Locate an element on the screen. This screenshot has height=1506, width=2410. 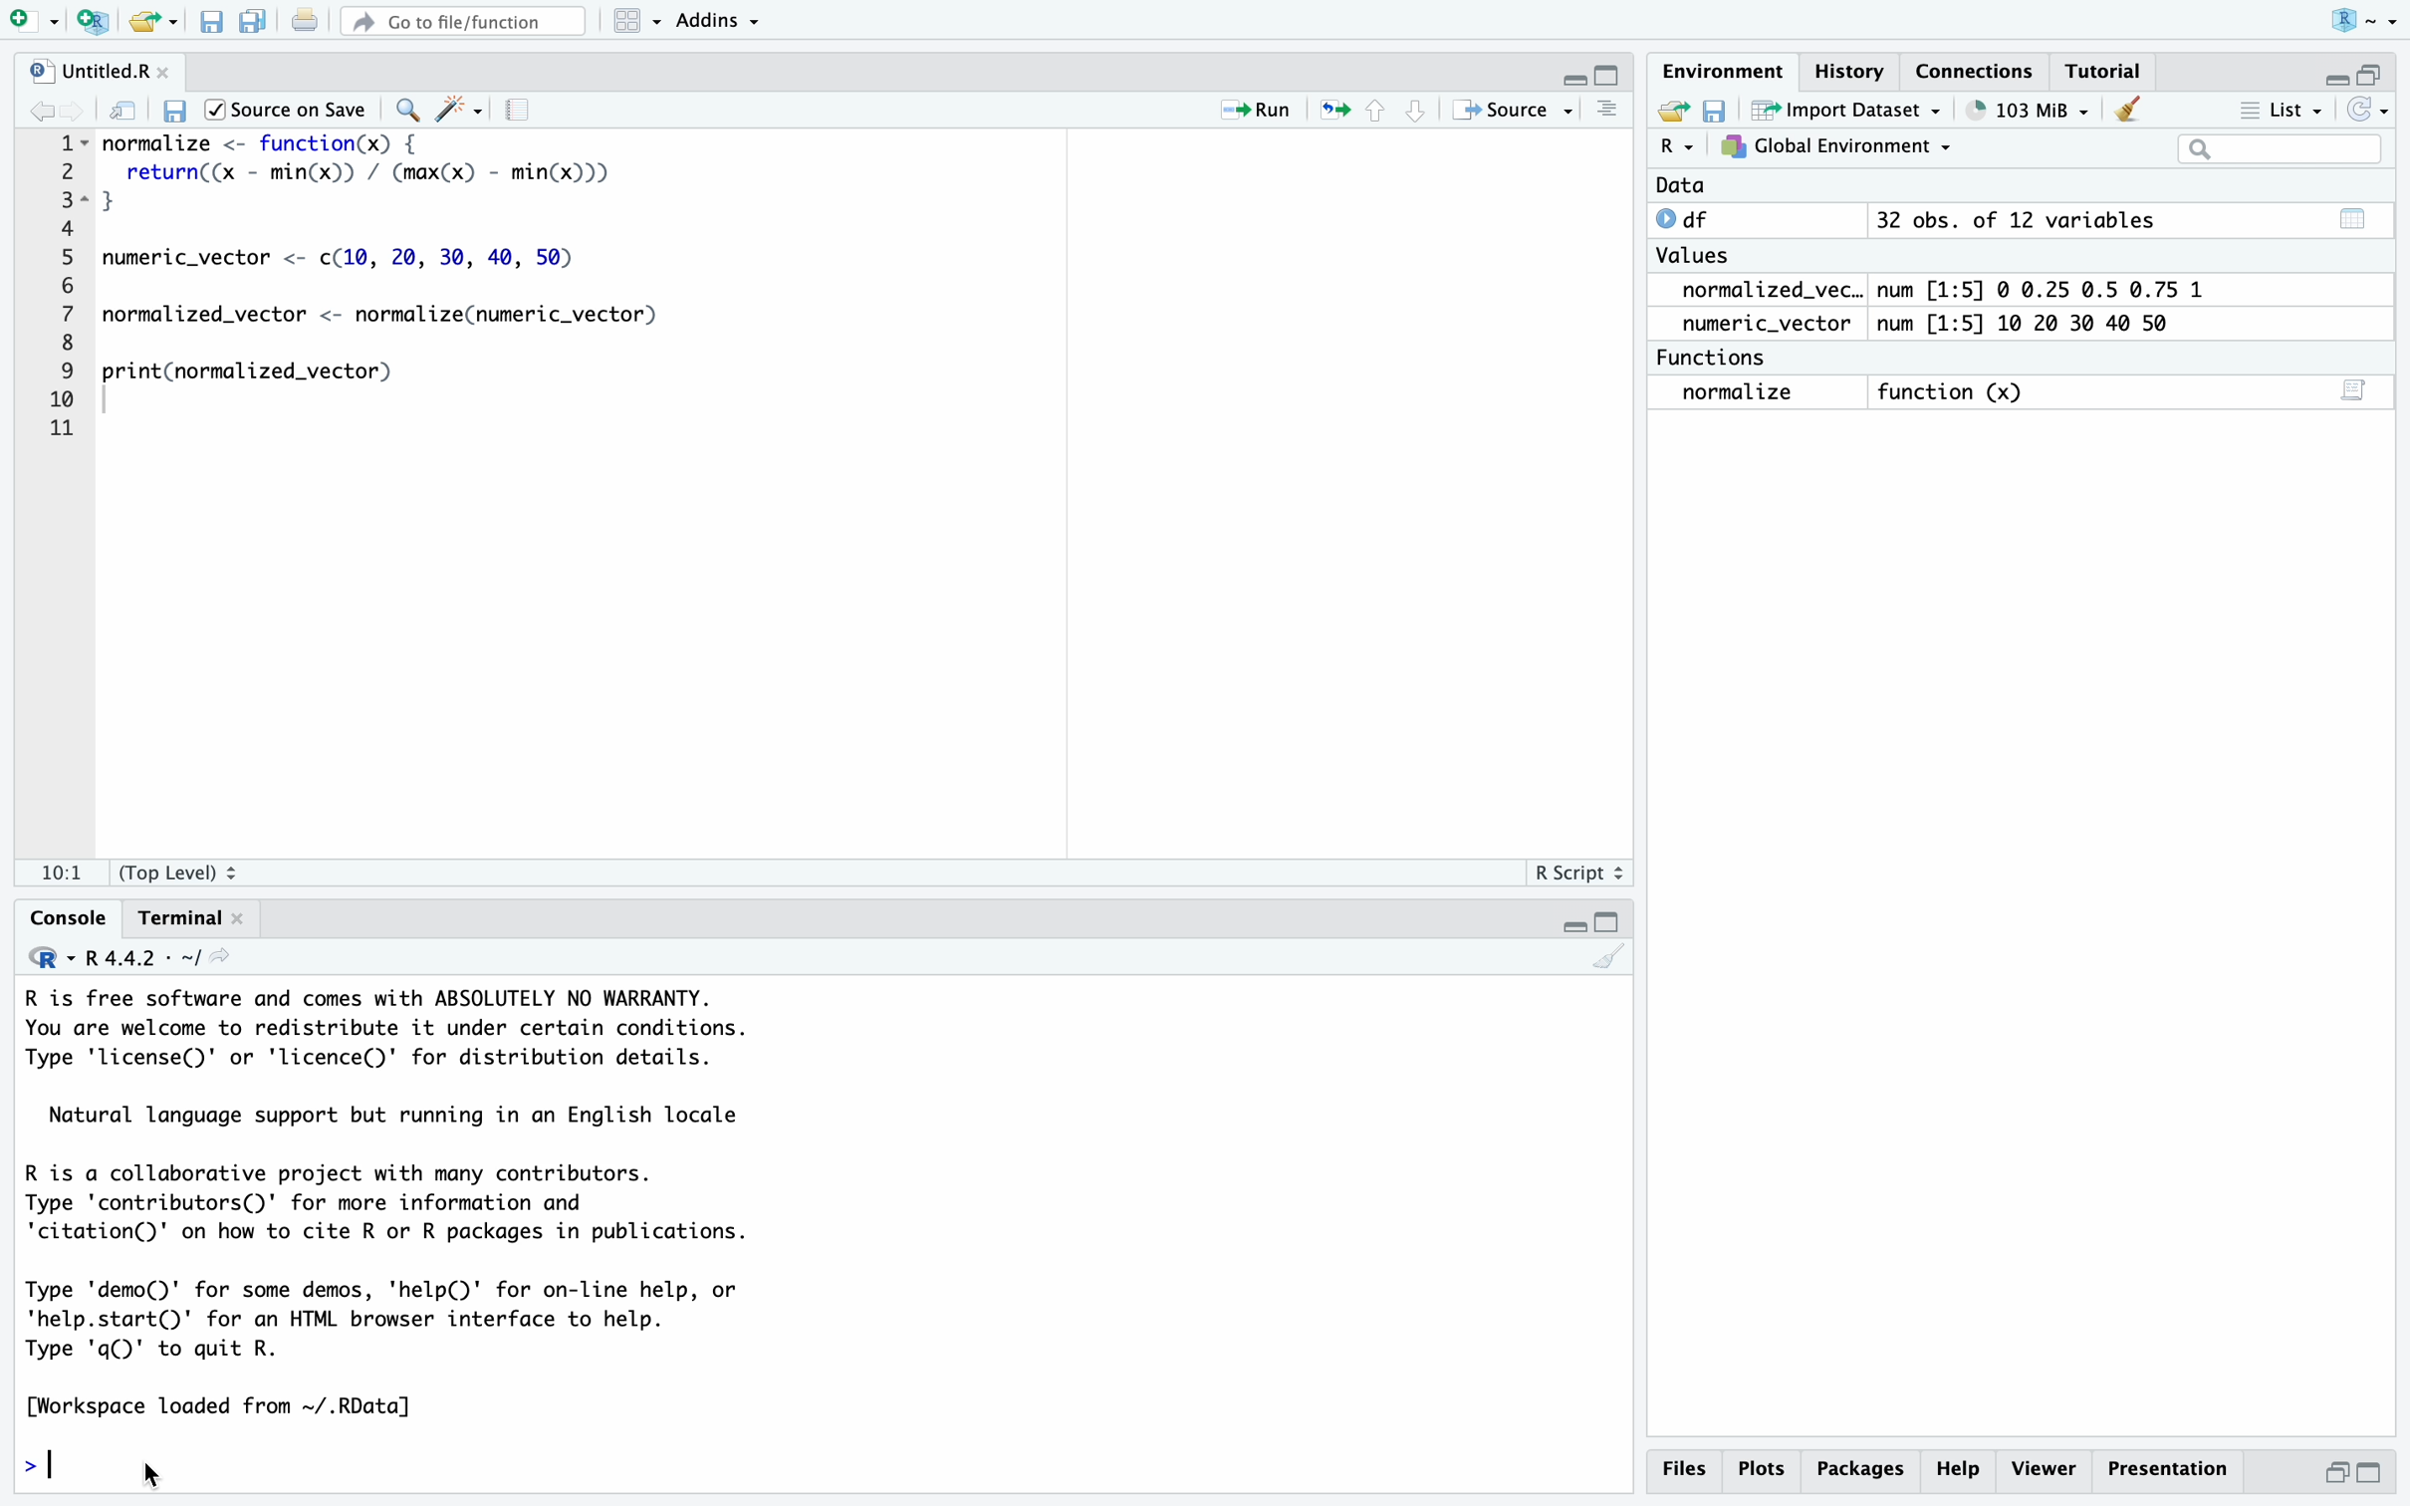
Connections is located at coordinates (1973, 68).